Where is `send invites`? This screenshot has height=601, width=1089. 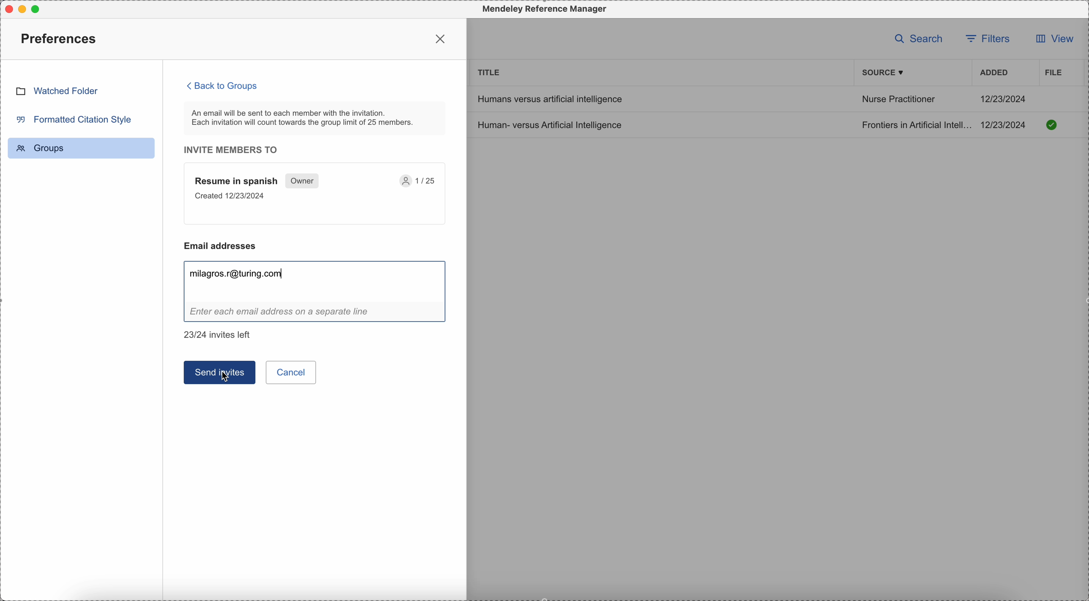
send invites is located at coordinates (219, 372).